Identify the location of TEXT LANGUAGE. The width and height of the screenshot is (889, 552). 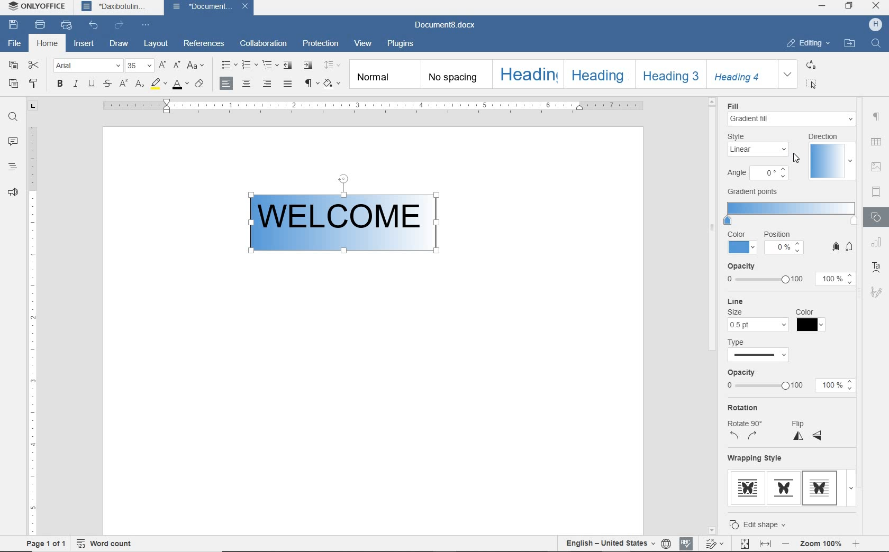
(610, 544).